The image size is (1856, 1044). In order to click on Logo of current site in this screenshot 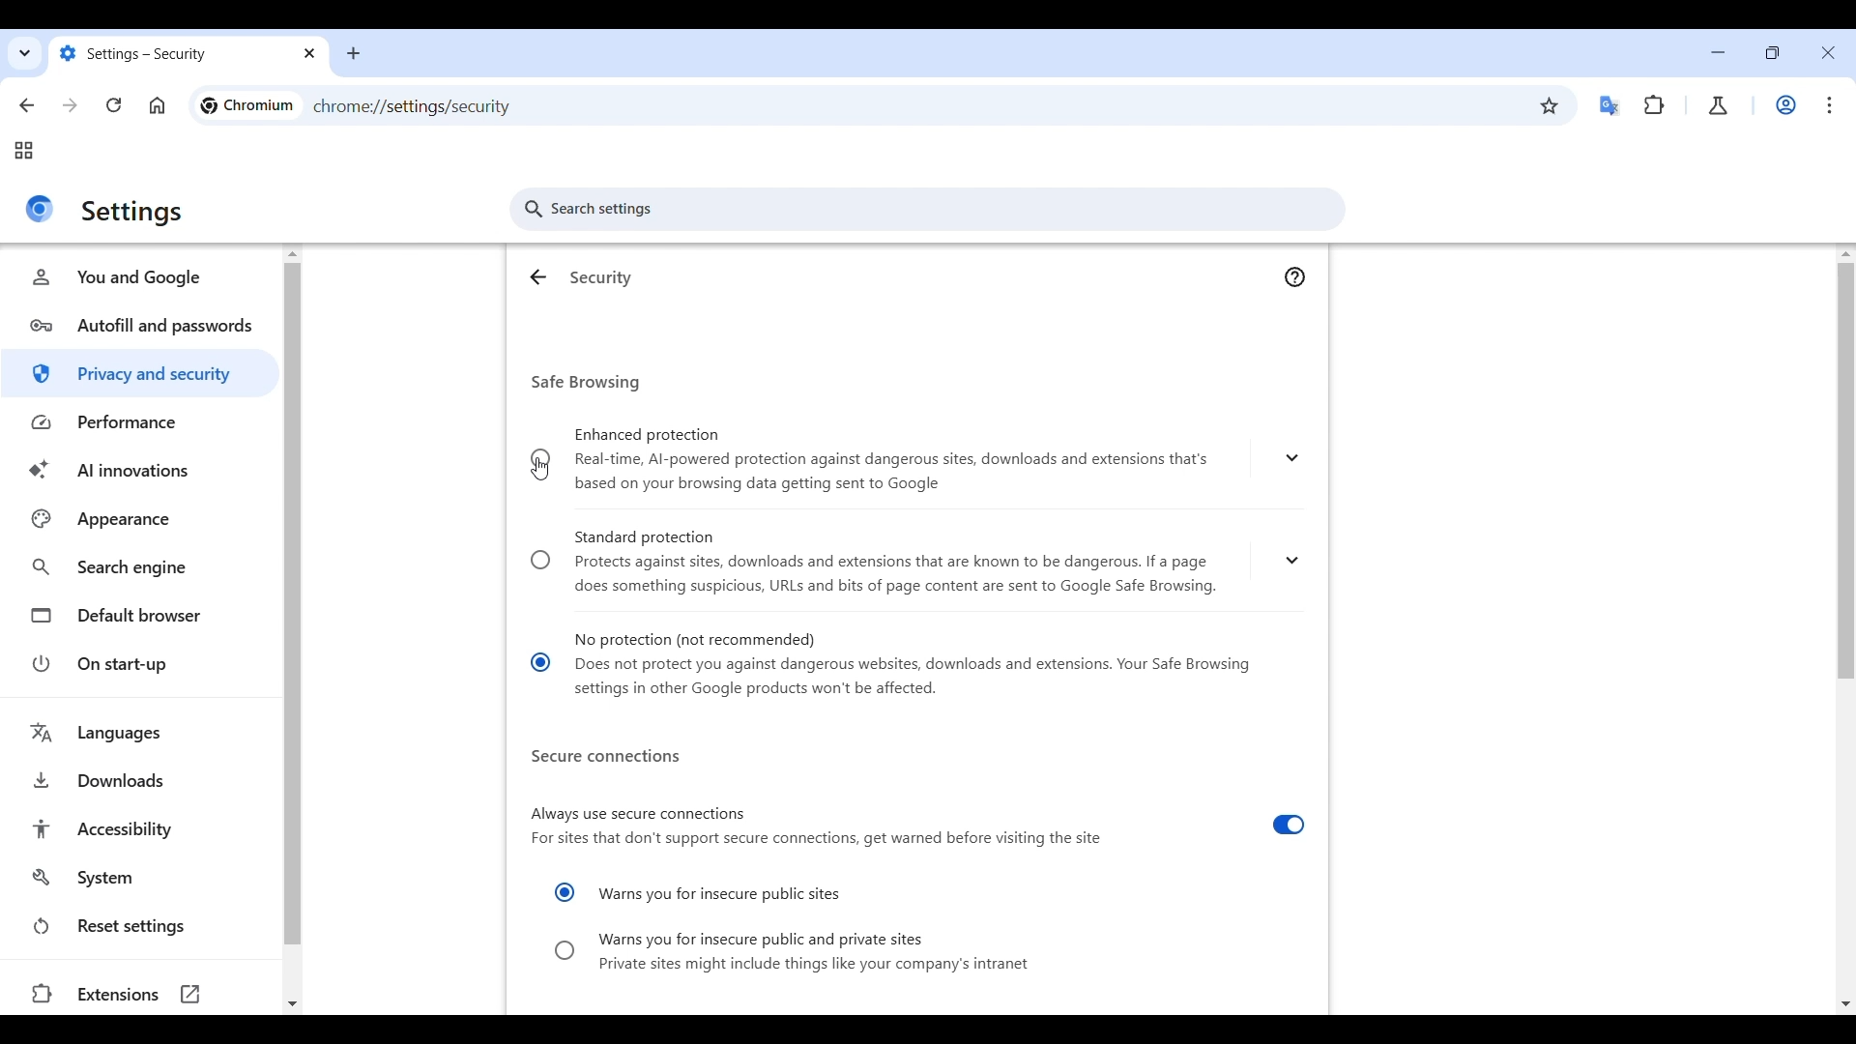, I will do `click(40, 210)`.